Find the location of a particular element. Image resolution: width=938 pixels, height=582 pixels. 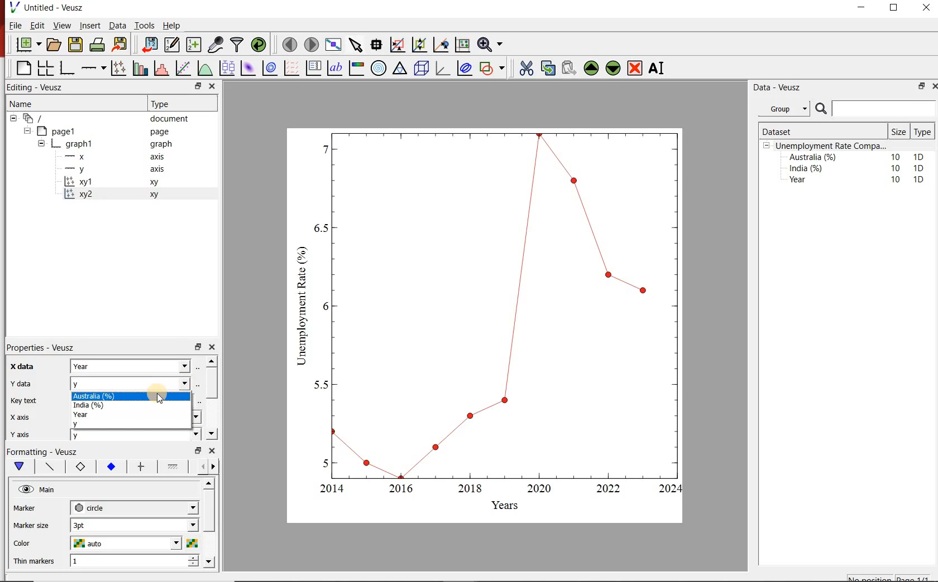

Year is located at coordinates (132, 366).